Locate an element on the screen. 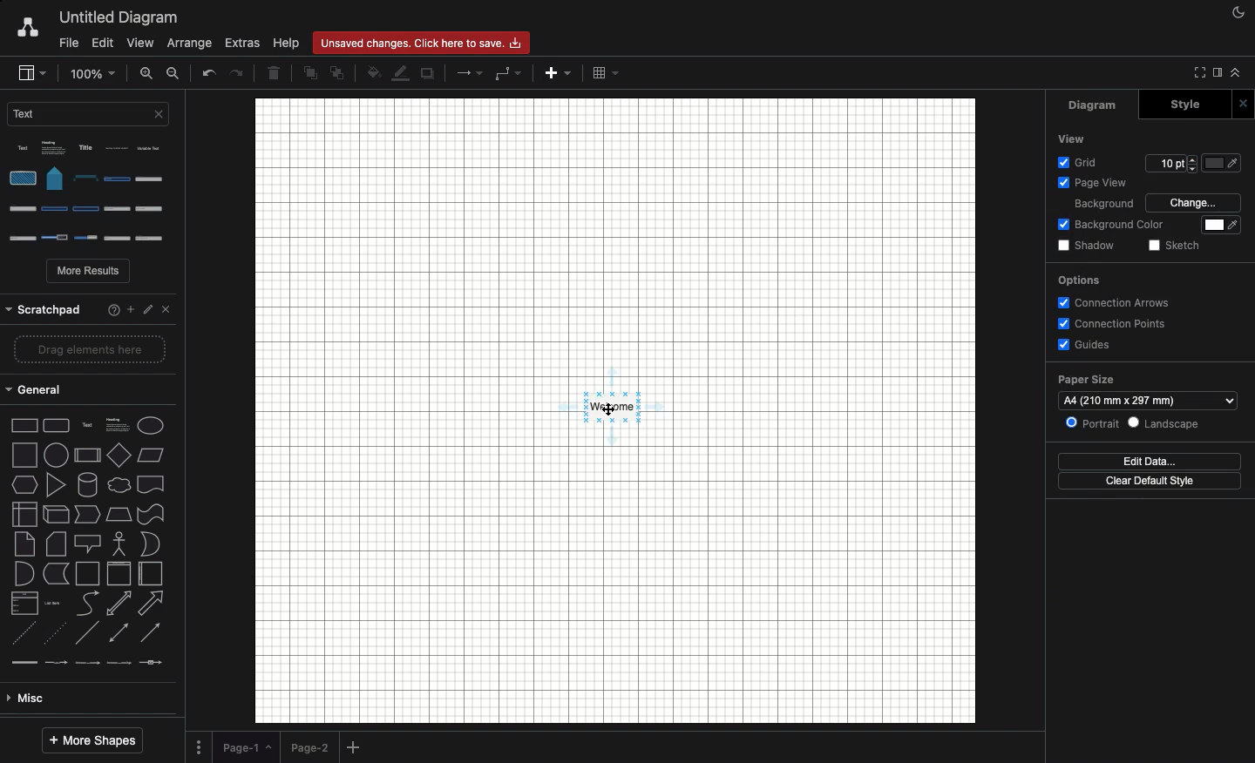 The width and height of the screenshot is (1255, 763). Style is located at coordinates (1198, 103).